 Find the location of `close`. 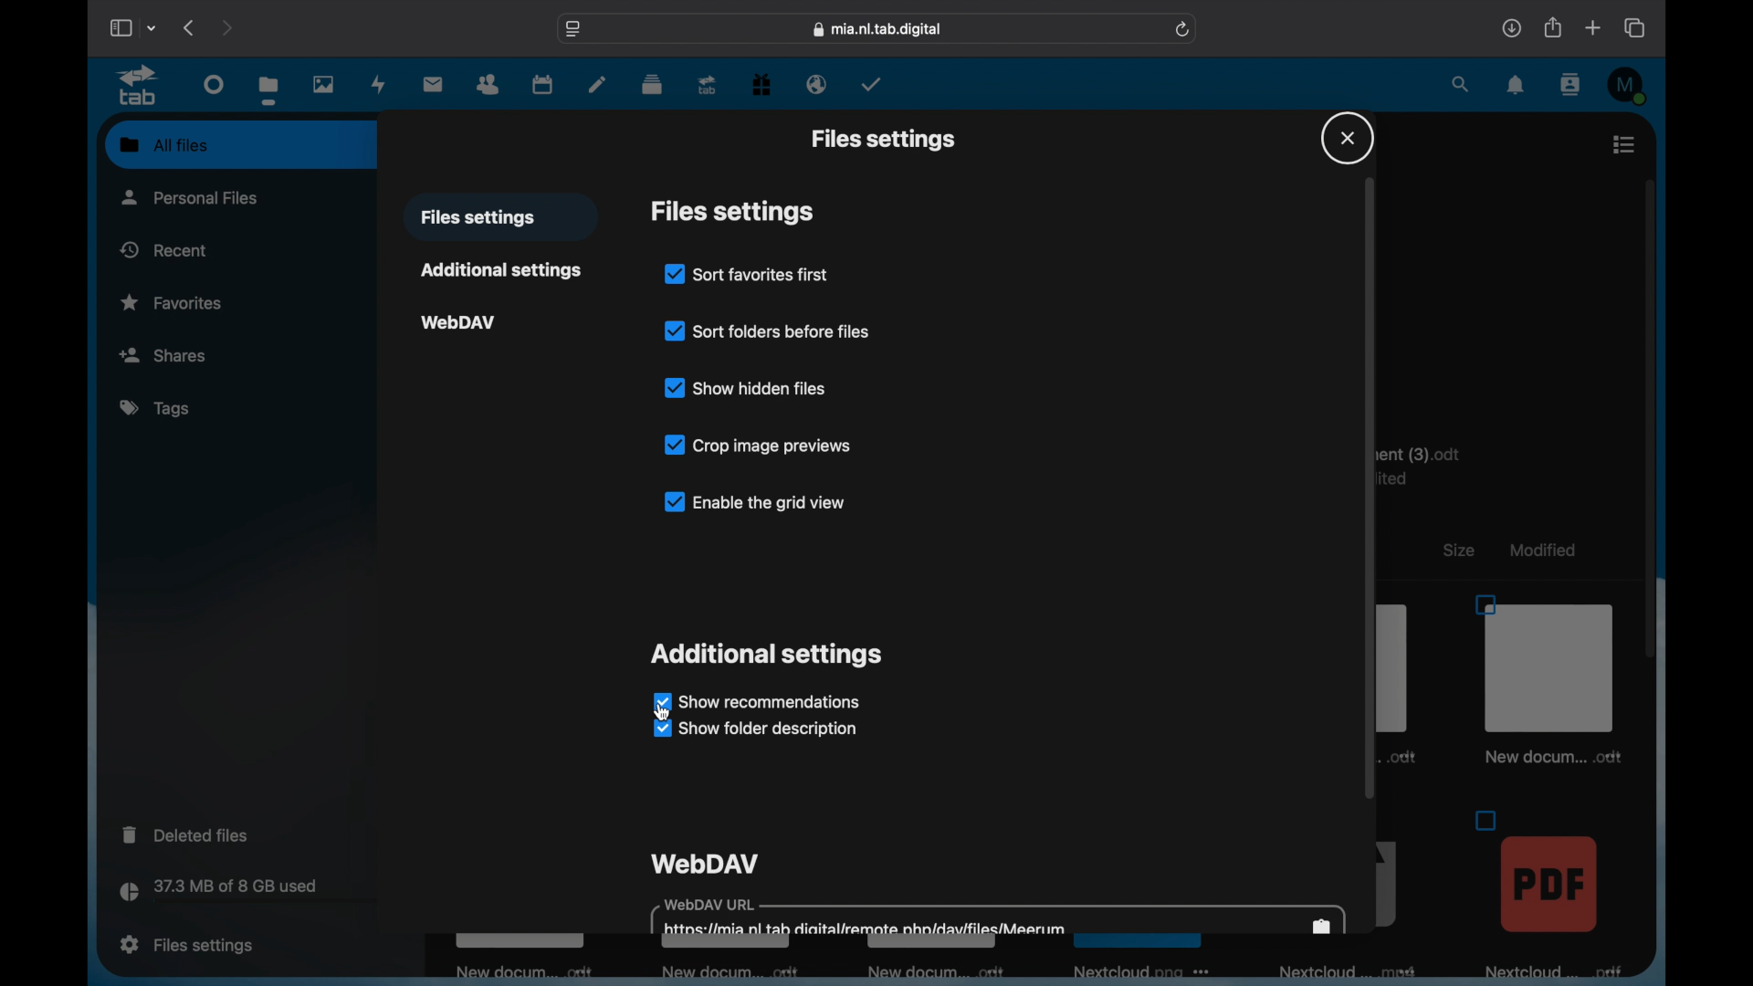

close is located at coordinates (1348, 136).